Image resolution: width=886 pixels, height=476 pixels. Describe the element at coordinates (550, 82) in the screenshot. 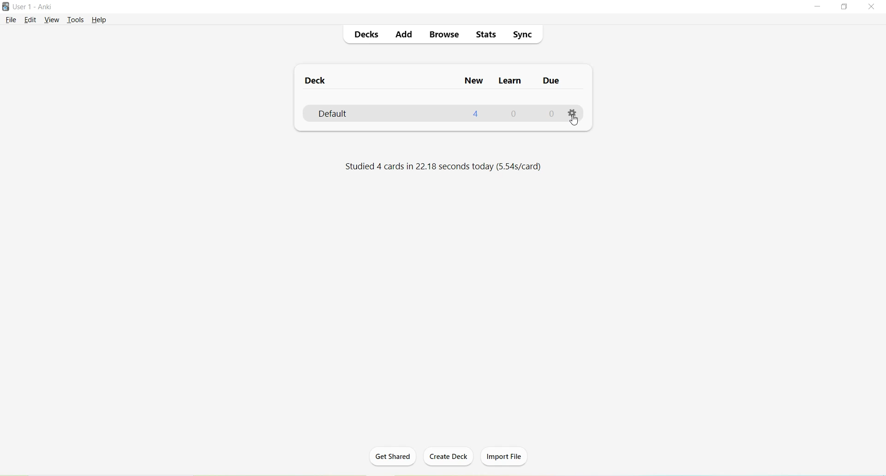

I see `Due` at that location.